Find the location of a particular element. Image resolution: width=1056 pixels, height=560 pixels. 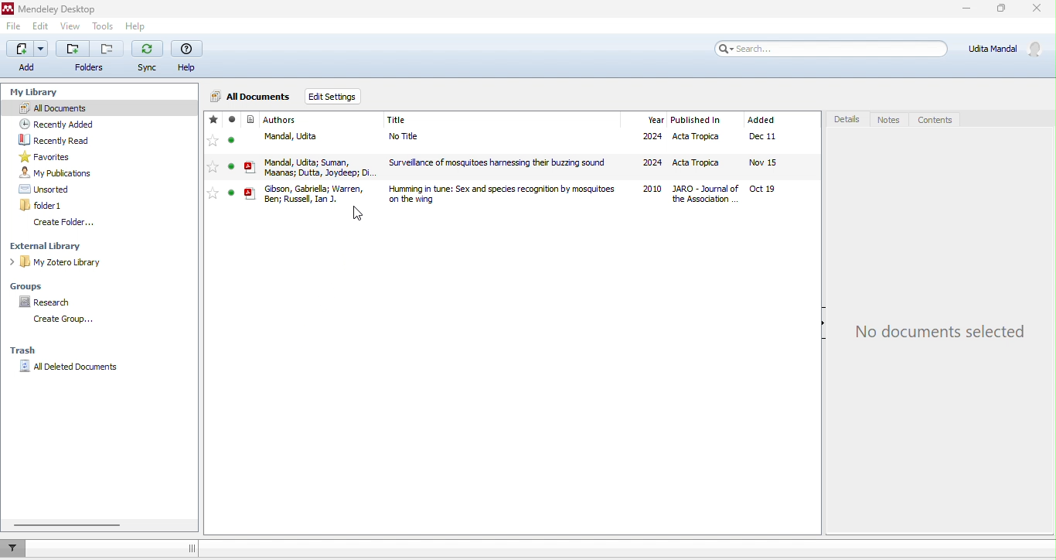

help is located at coordinates (189, 57).